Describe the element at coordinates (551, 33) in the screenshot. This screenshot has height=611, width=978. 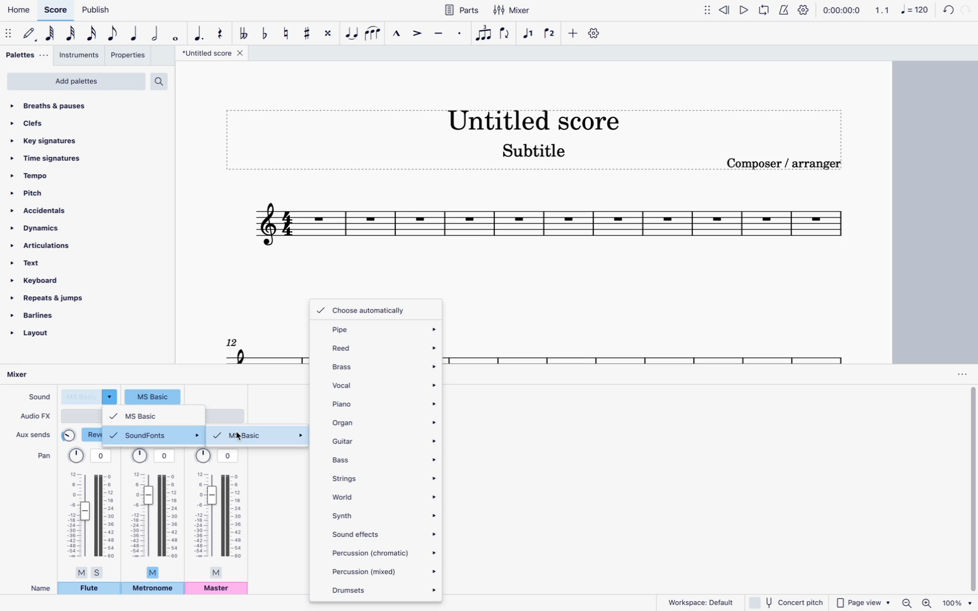
I see `voice 2` at that location.